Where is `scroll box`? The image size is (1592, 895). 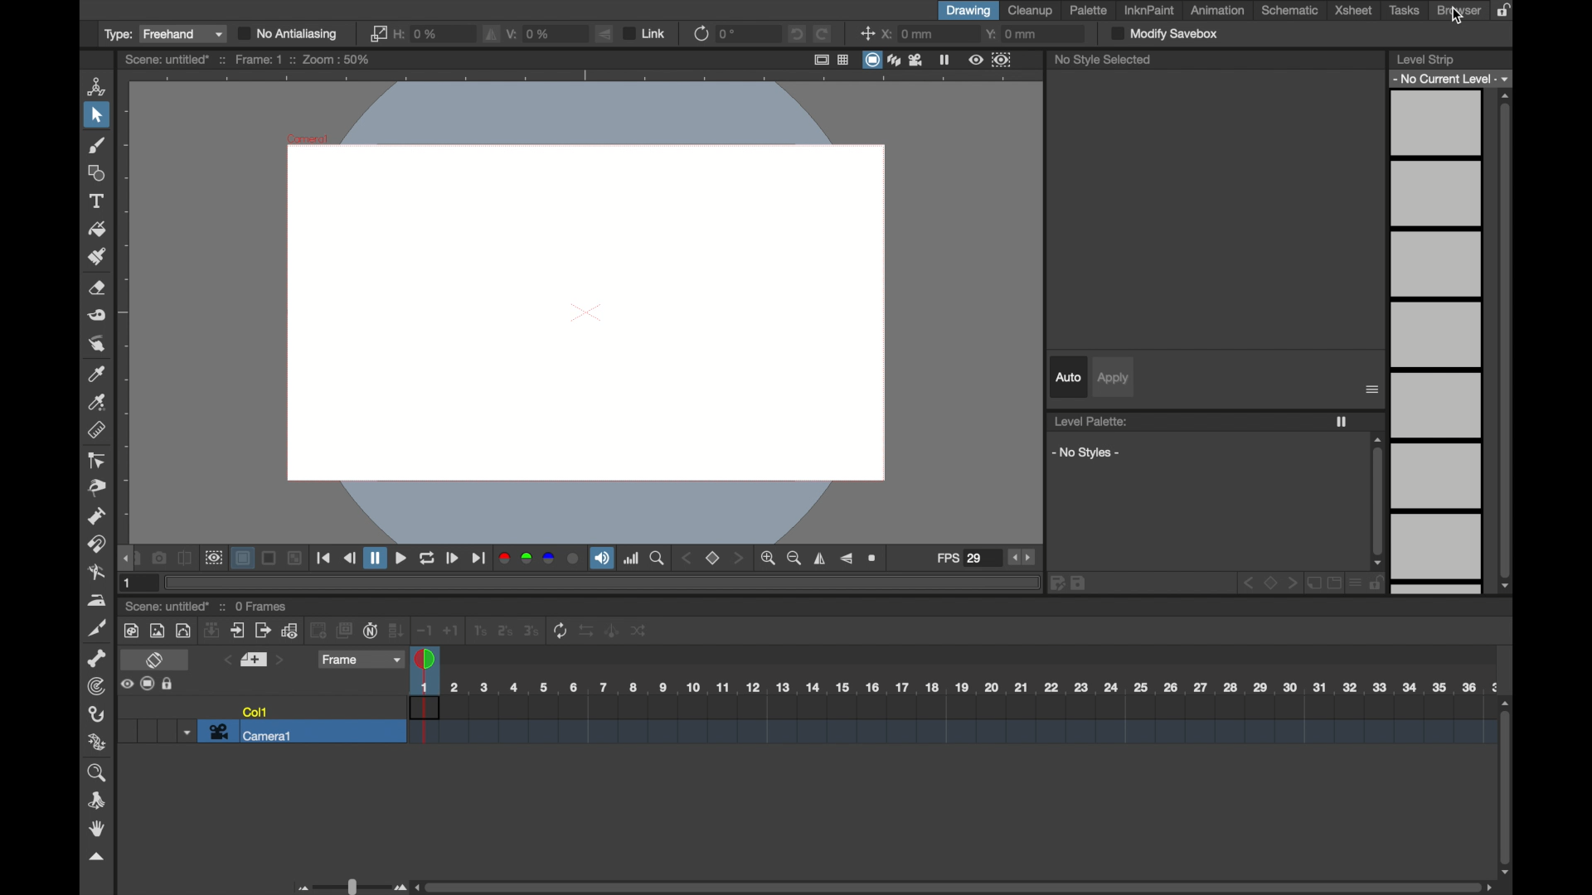 scroll box is located at coordinates (1507, 341).